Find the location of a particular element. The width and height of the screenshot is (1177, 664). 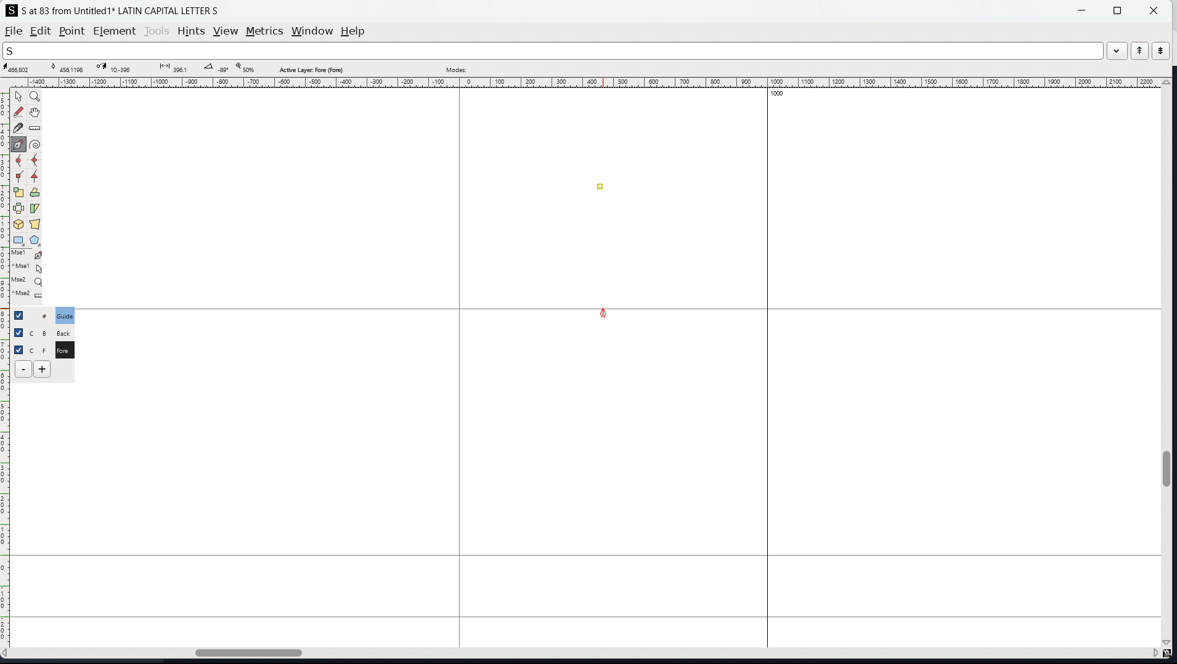

previous word in the wordlist is located at coordinates (1140, 51).